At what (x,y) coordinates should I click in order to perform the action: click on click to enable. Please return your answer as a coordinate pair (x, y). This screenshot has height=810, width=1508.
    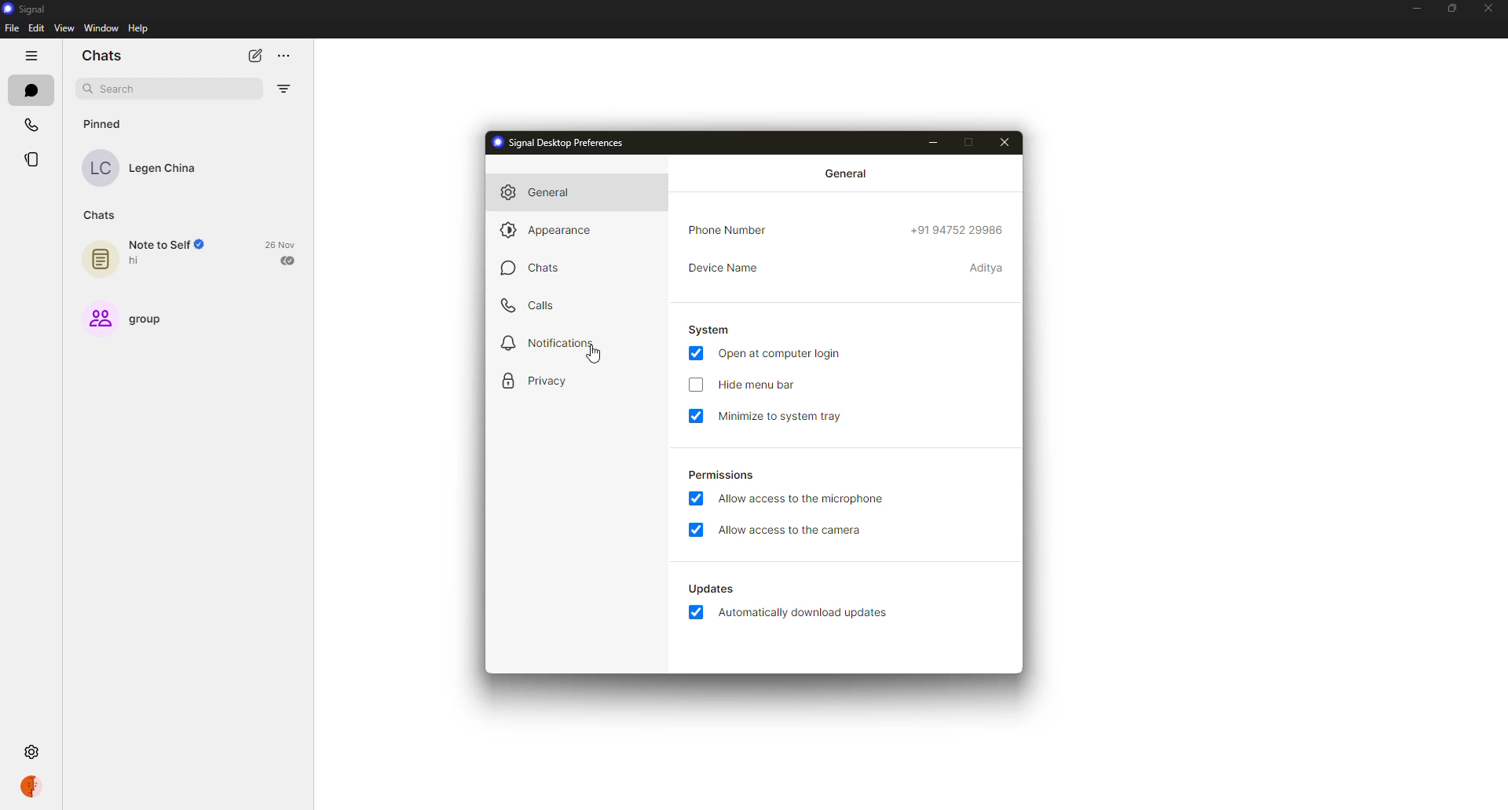
    Looking at the image, I should click on (693, 384).